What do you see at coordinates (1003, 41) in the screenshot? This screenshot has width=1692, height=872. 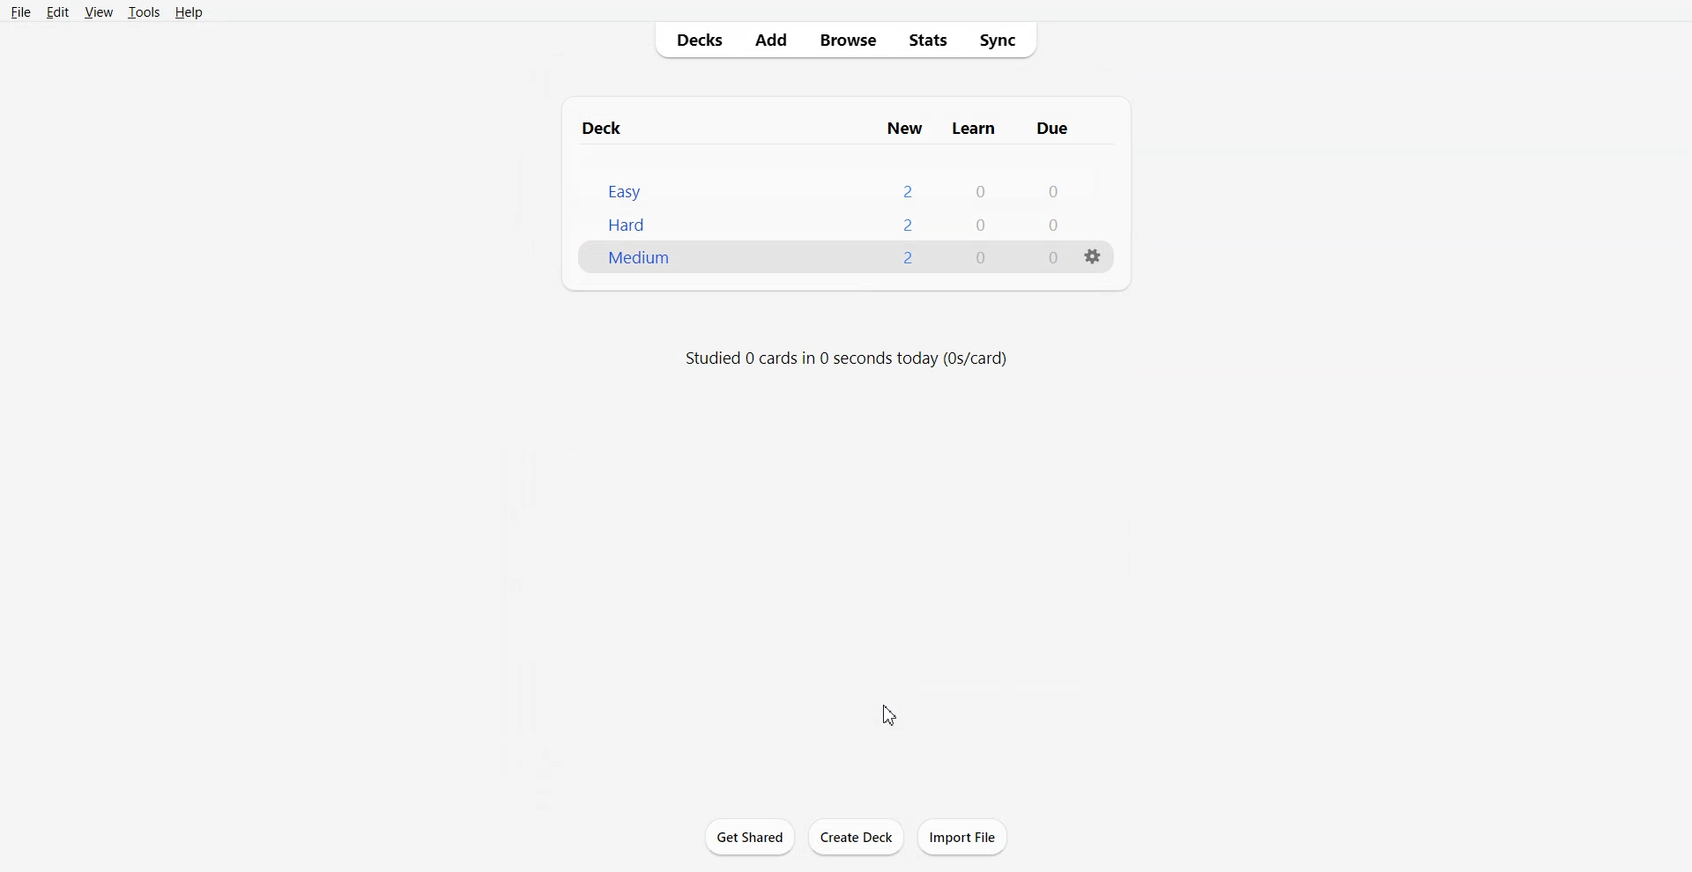 I see `Sync` at bounding box center [1003, 41].